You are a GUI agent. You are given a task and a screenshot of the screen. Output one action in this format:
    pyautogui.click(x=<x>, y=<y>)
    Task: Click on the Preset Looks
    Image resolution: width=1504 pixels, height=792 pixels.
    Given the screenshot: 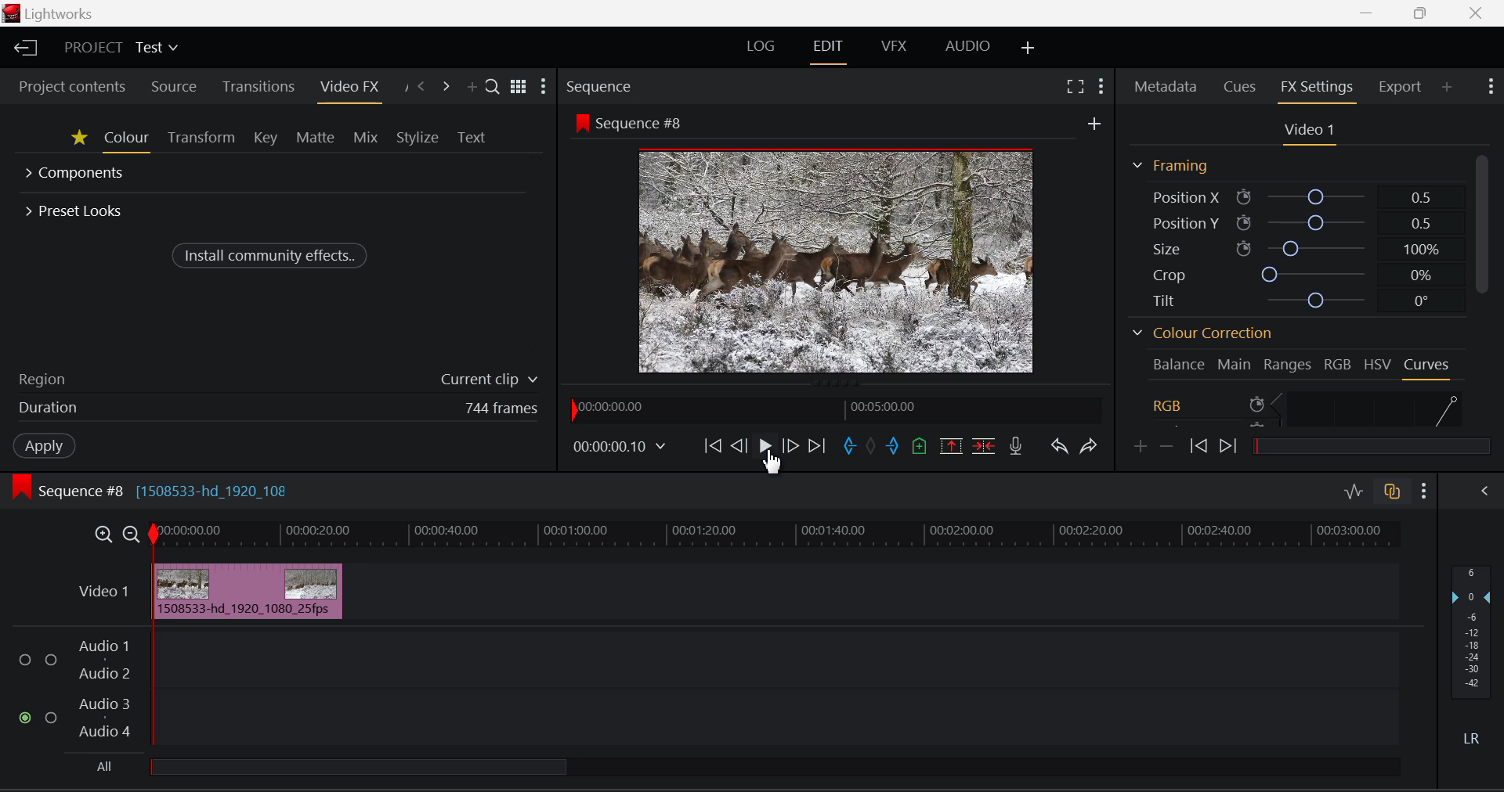 What is the action you would take?
    pyautogui.click(x=76, y=209)
    